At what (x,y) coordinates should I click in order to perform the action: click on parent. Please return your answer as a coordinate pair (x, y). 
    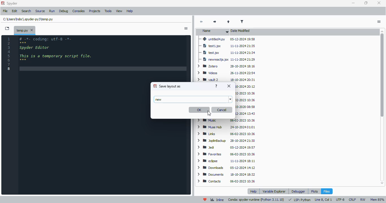
    Looking at the image, I should click on (229, 22).